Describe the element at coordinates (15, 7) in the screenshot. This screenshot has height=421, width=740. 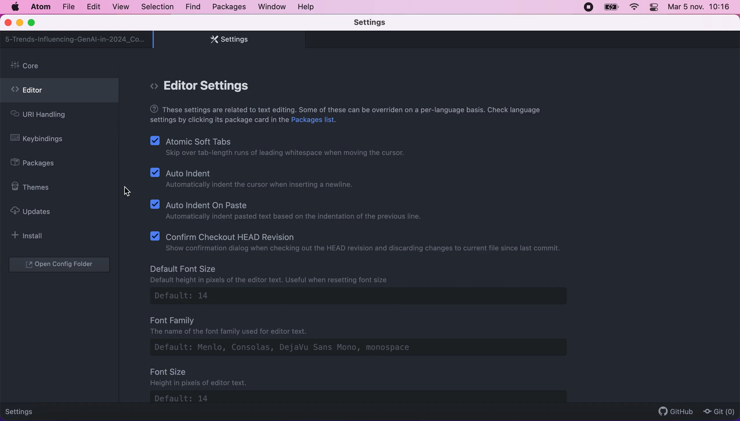
I see `mac logo` at that location.